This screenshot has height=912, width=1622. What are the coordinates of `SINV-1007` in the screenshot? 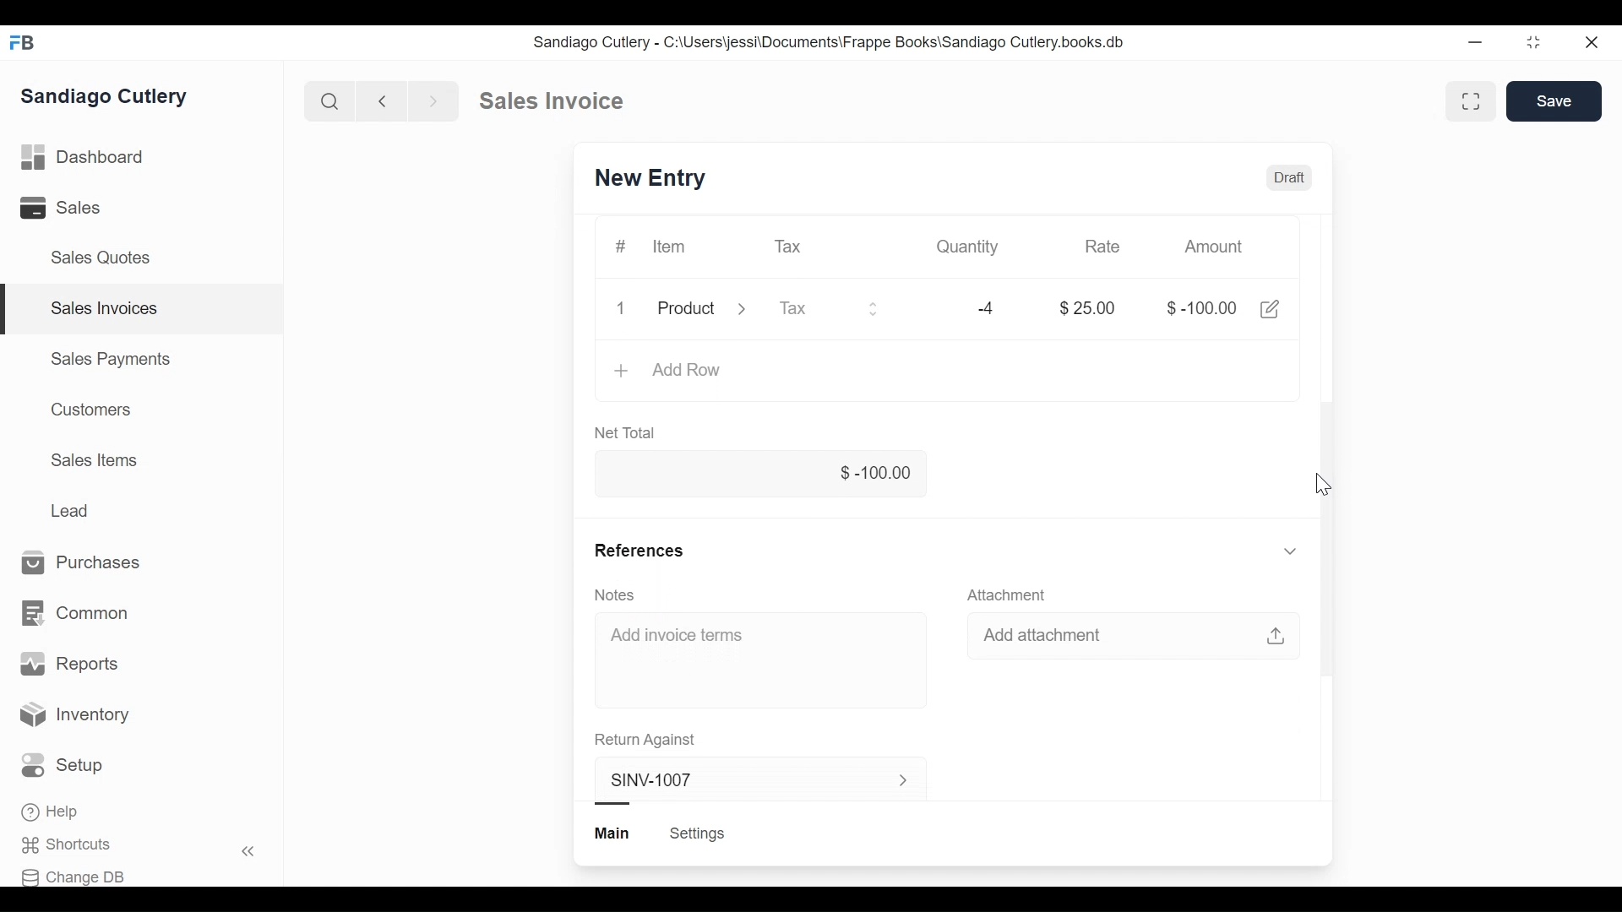 It's located at (651, 176).